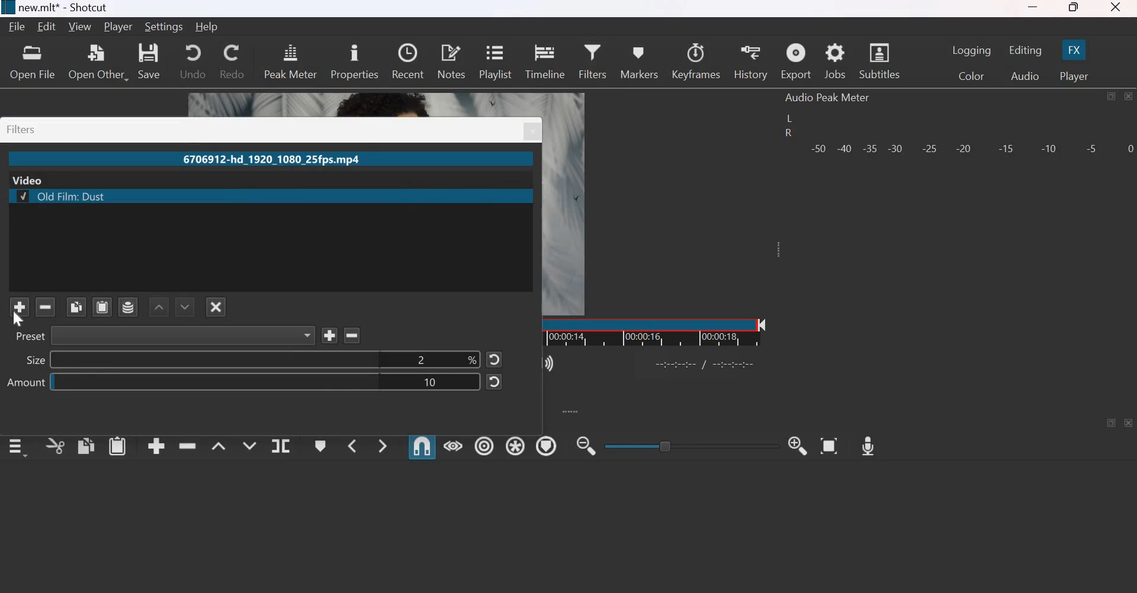  What do you see at coordinates (216, 307) in the screenshot?
I see `deselect the filter` at bounding box center [216, 307].